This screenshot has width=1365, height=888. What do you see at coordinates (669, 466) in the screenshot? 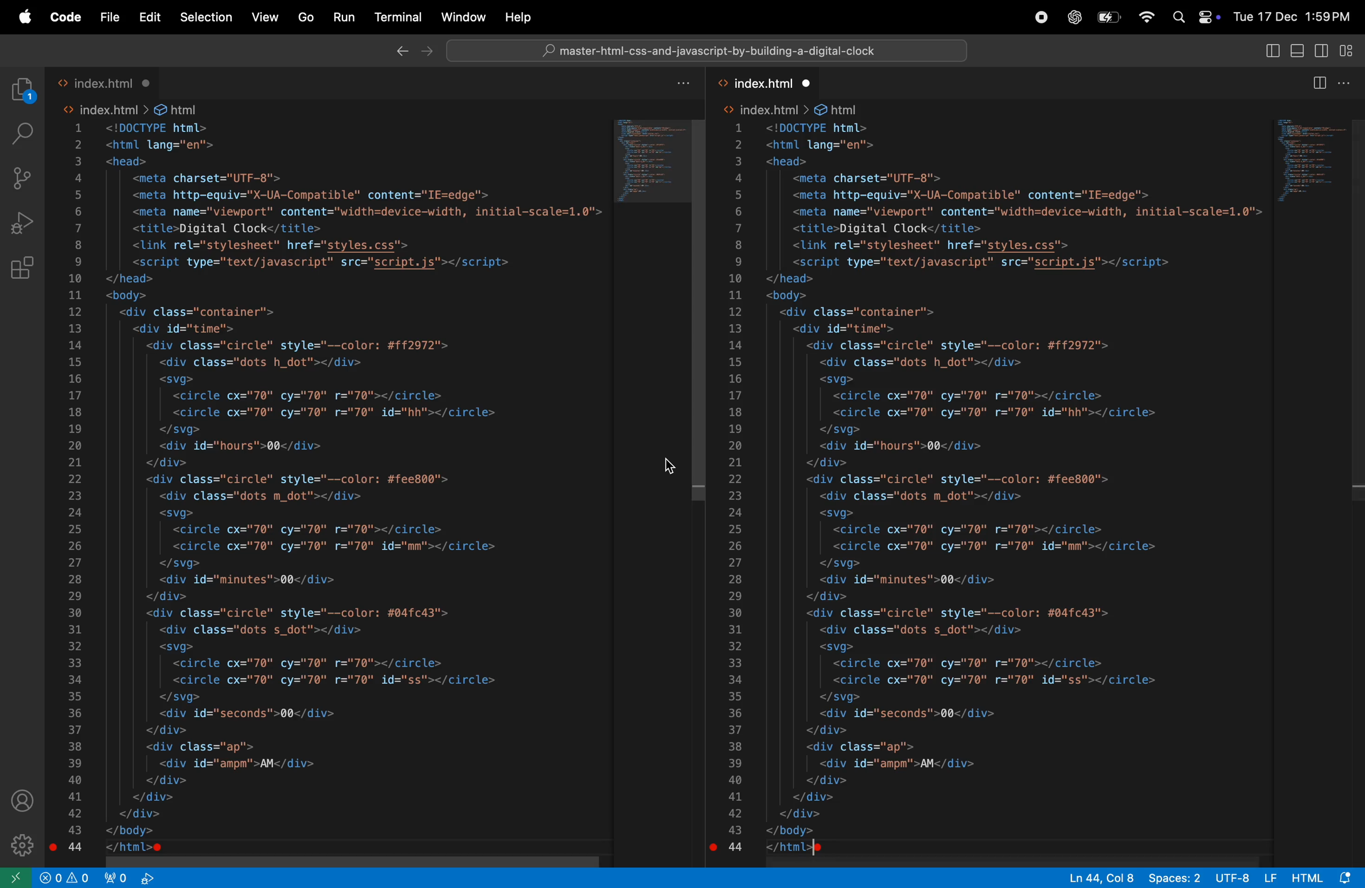
I see `cursor` at bounding box center [669, 466].